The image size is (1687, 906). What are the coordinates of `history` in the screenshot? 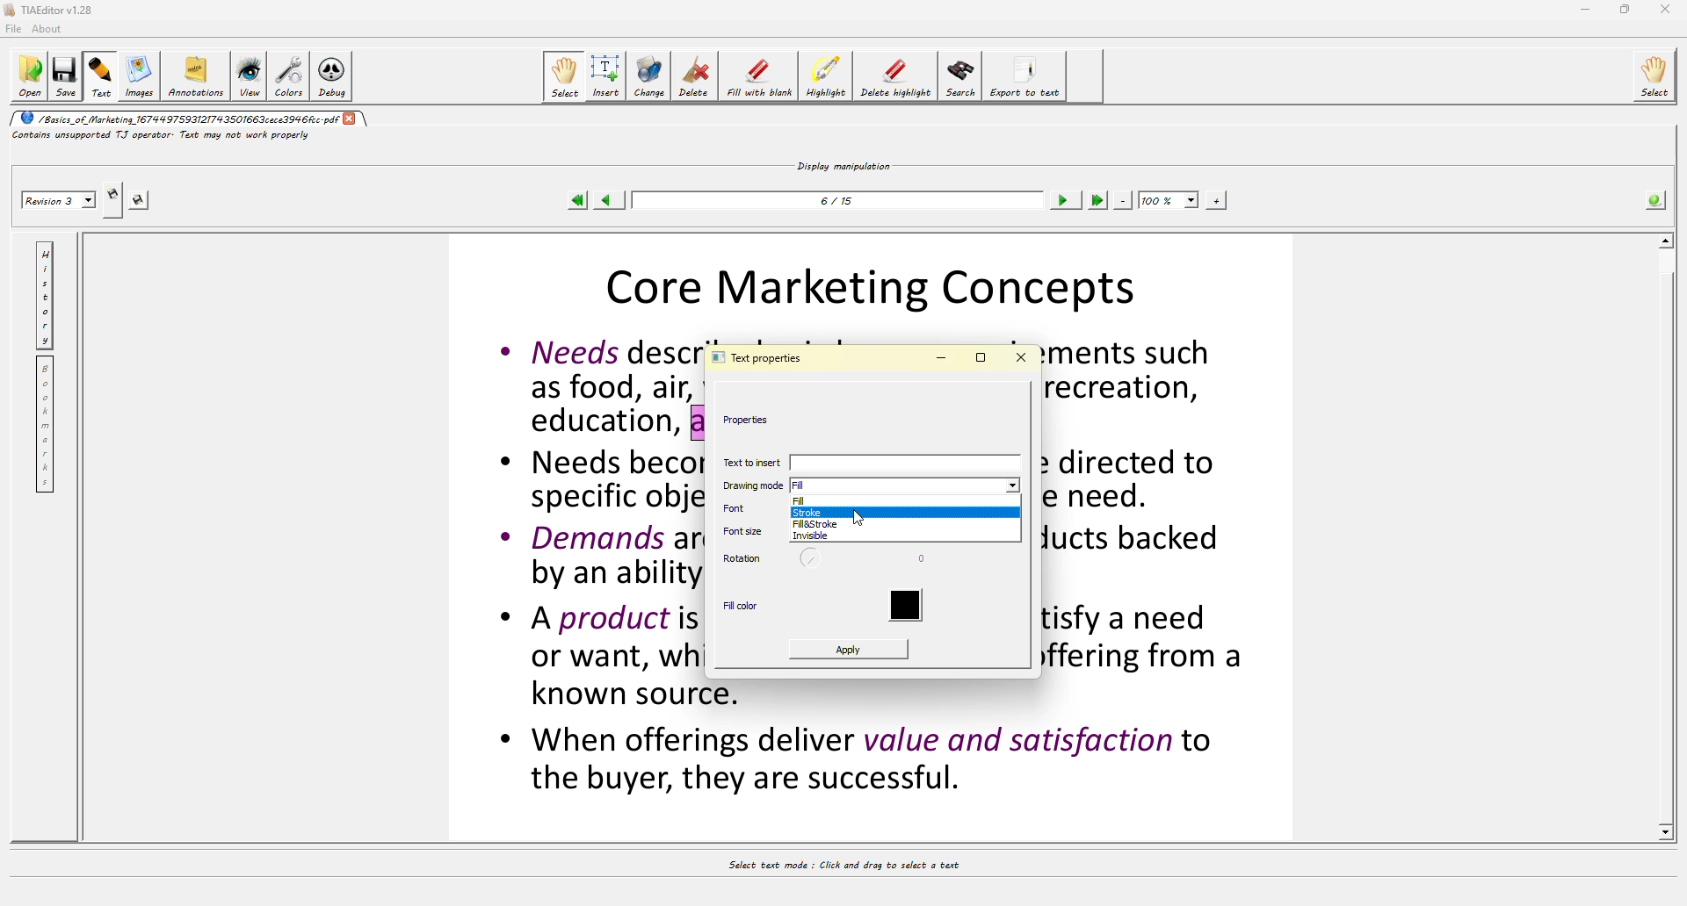 It's located at (47, 297).